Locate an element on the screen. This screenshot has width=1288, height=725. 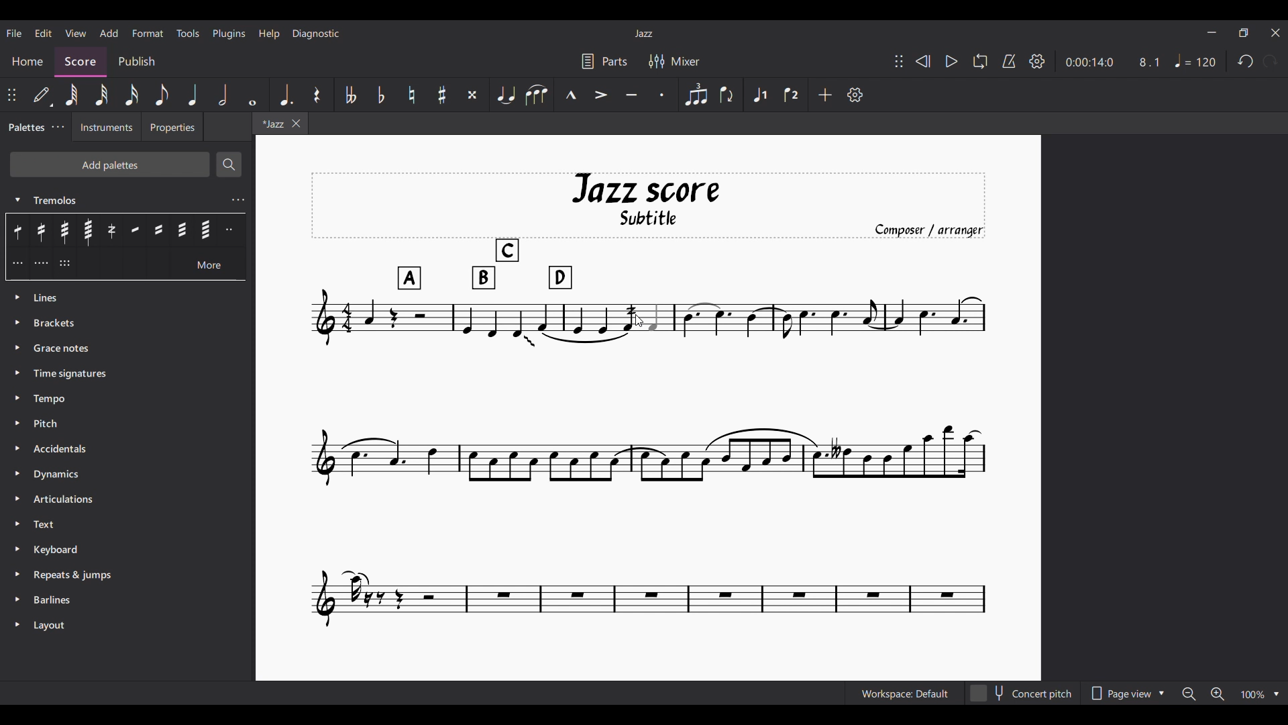
Divide measured Tremolo by 3 is located at coordinates (17, 262).